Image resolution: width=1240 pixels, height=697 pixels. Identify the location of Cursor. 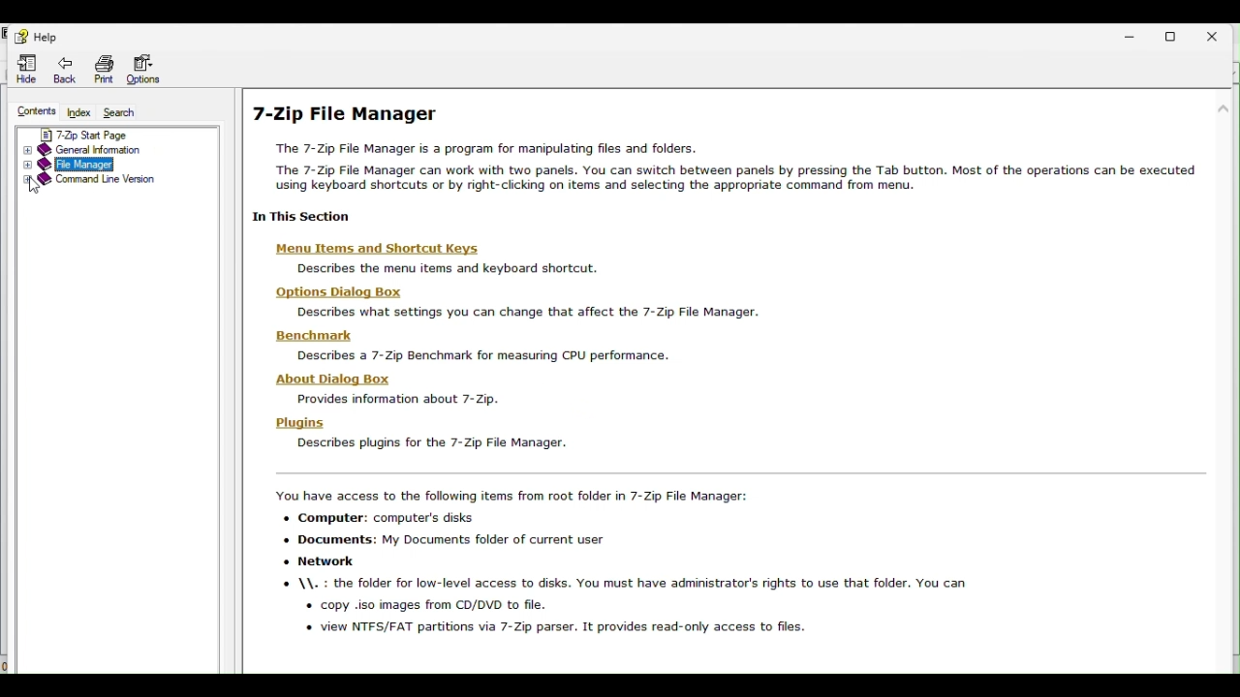
(36, 186).